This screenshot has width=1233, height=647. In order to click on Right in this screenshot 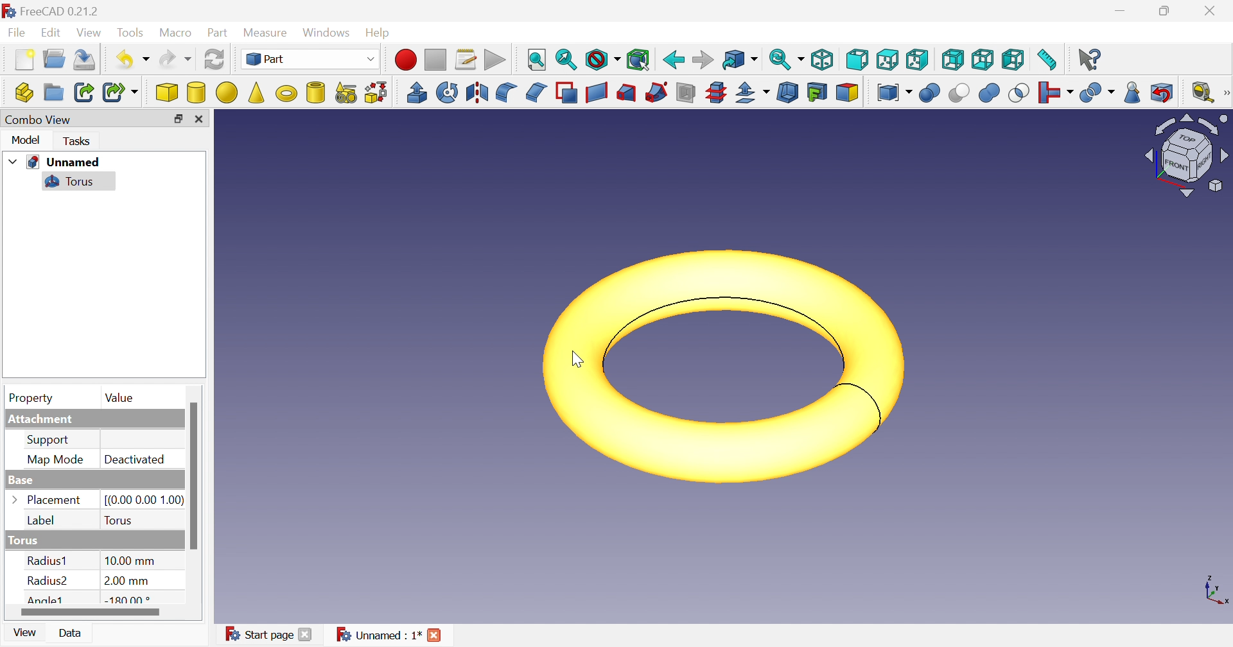, I will do `click(916, 59)`.